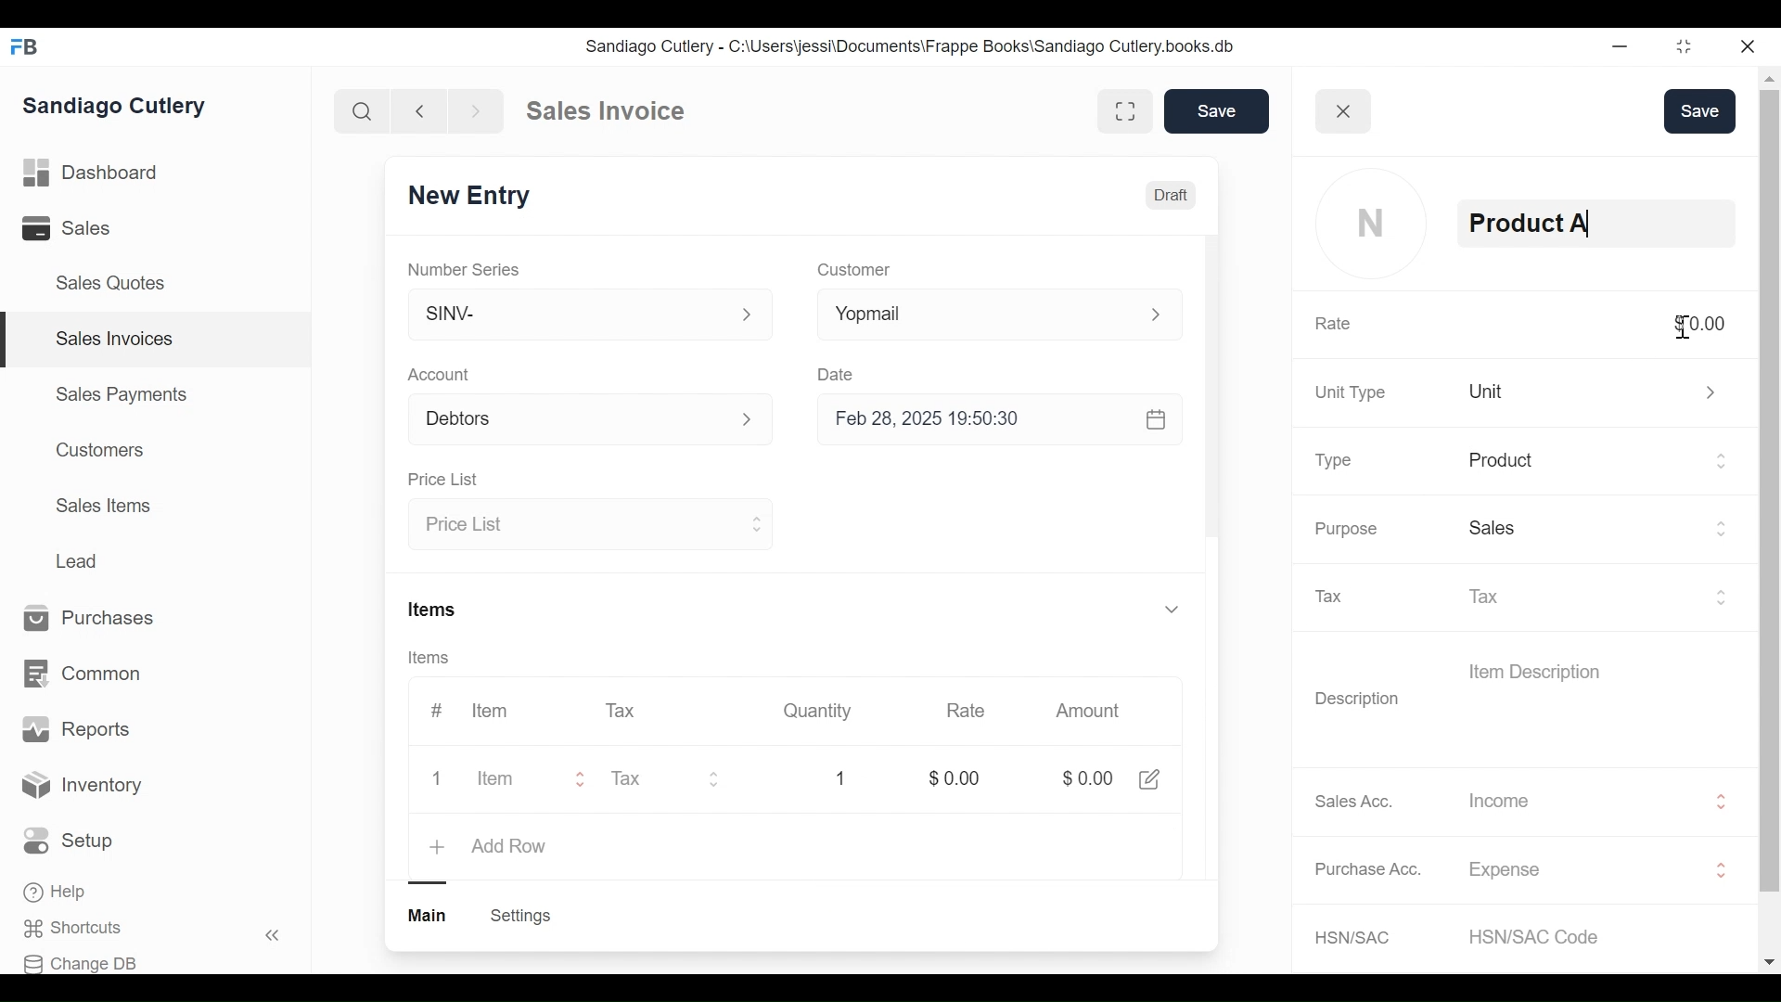 This screenshot has width=1781, height=1002. I want to click on Sales Quotes, so click(117, 284).